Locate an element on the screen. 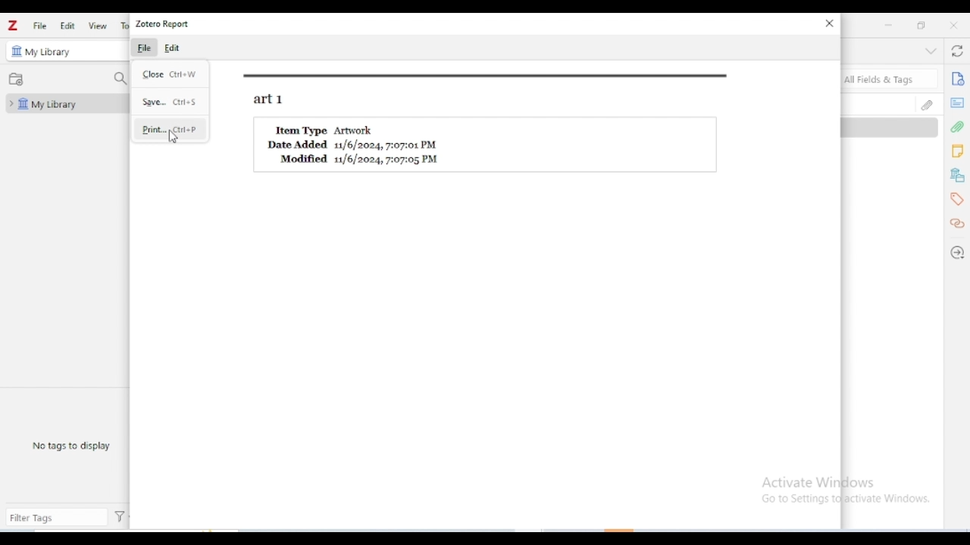 Image resolution: width=970 pixels, height=545 pixels. libraries and collections is located at coordinates (958, 176).